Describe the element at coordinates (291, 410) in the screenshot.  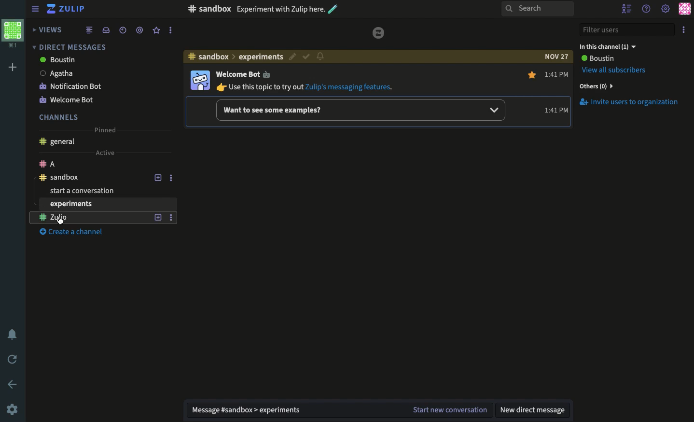
I see `Message` at that location.